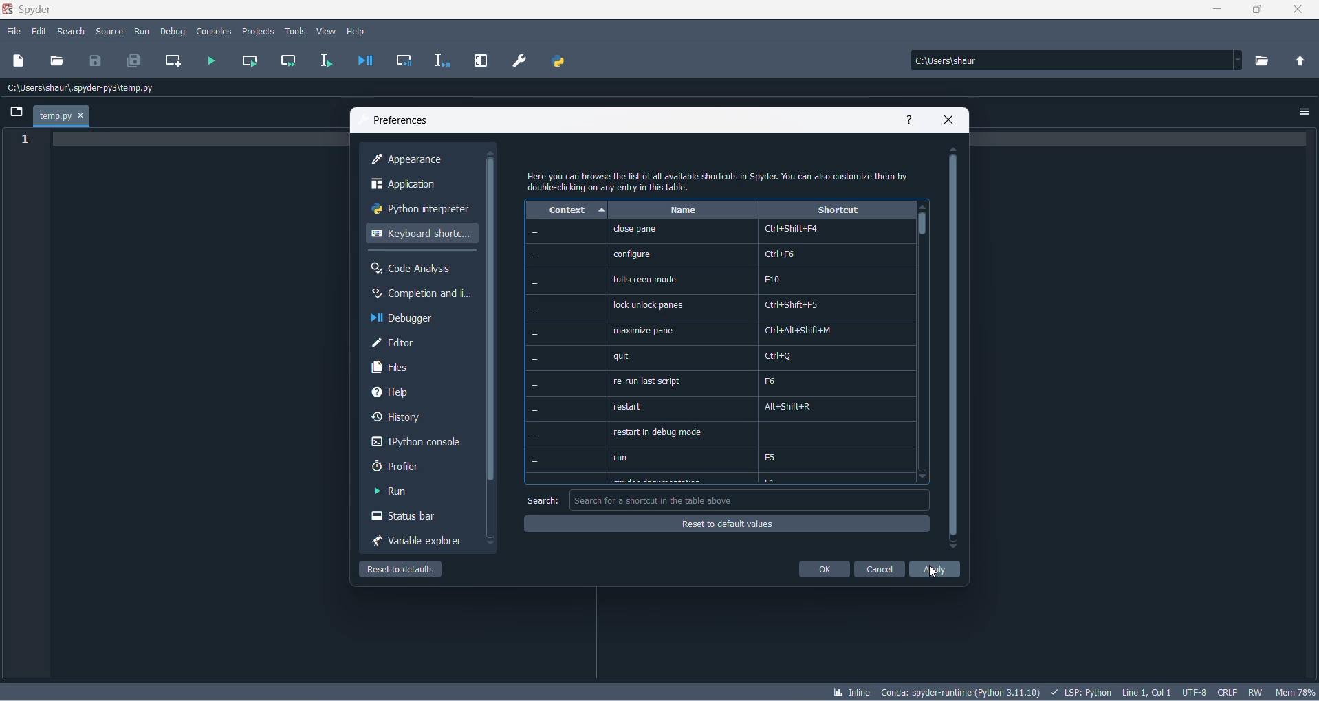  Describe the element at coordinates (327, 32) in the screenshot. I see `view` at that location.